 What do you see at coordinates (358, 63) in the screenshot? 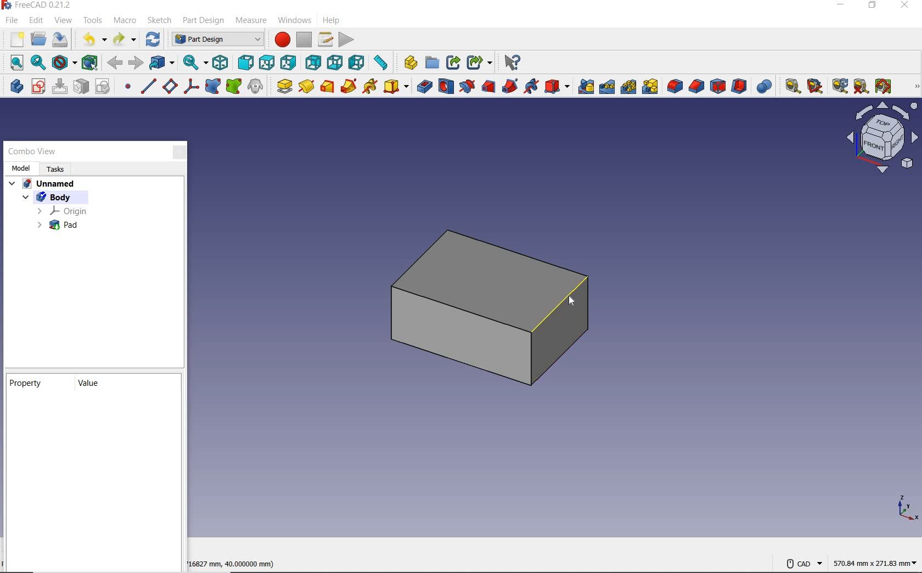
I see `left` at bounding box center [358, 63].